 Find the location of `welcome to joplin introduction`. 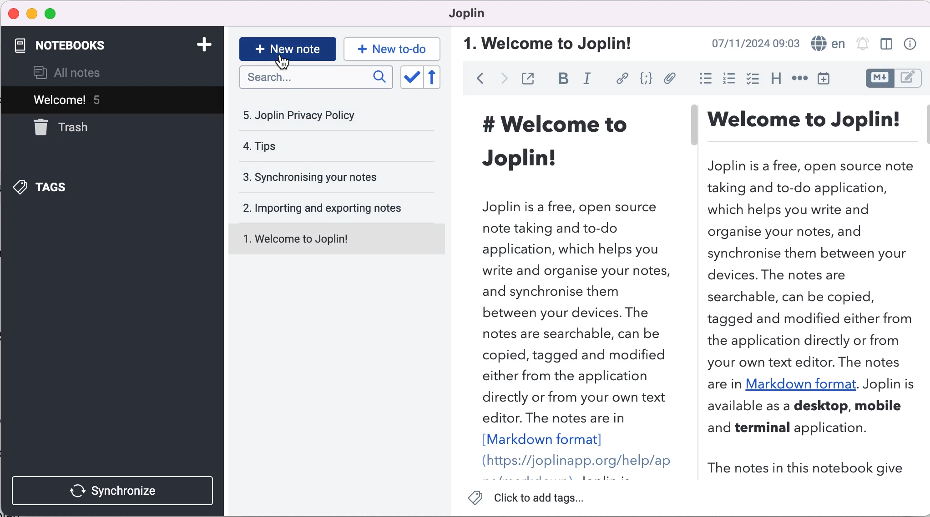

welcome to joplin introduction is located at coordinates (574, 290).